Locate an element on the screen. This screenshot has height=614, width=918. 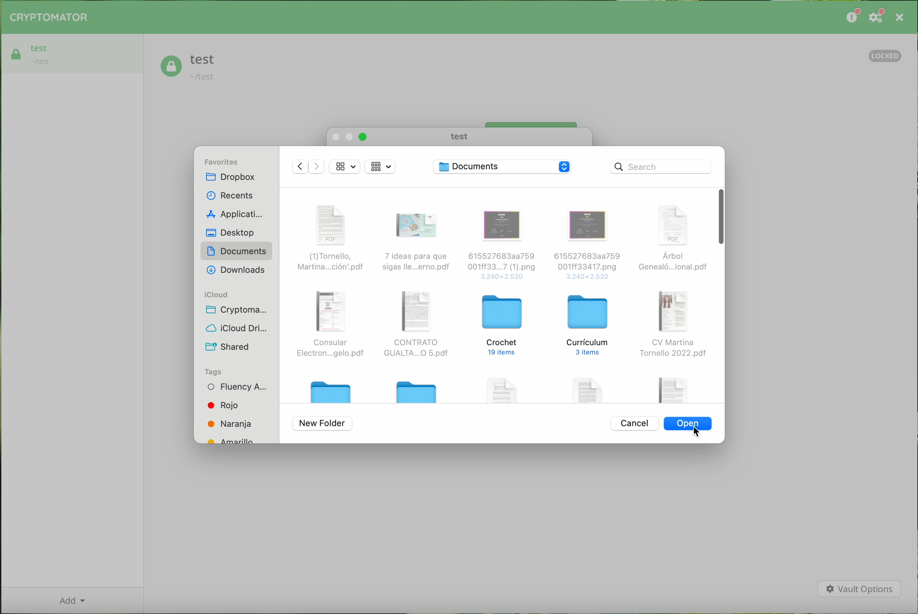
pdf file is located at coordinates (333, 235).